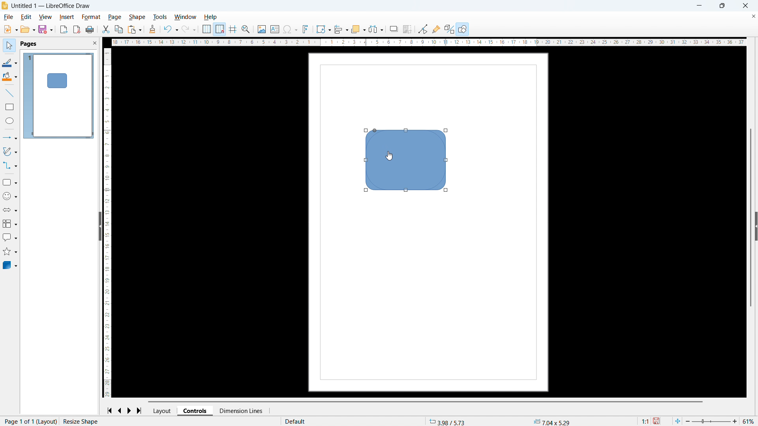 The image size is (758, 426). I want to click on Window , so click(186, 17).